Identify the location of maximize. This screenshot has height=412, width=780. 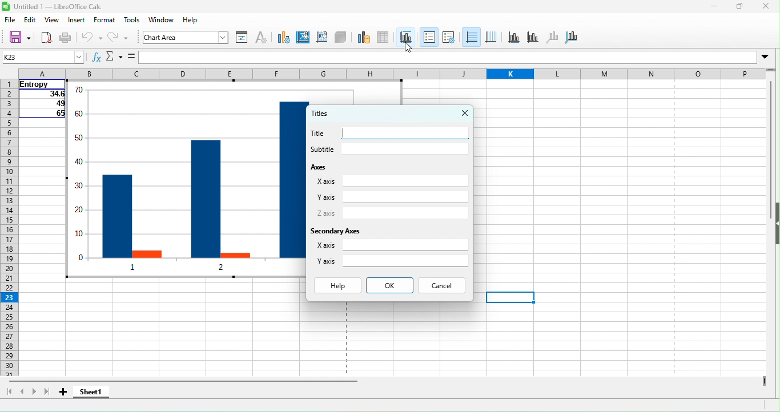
(742, 6).